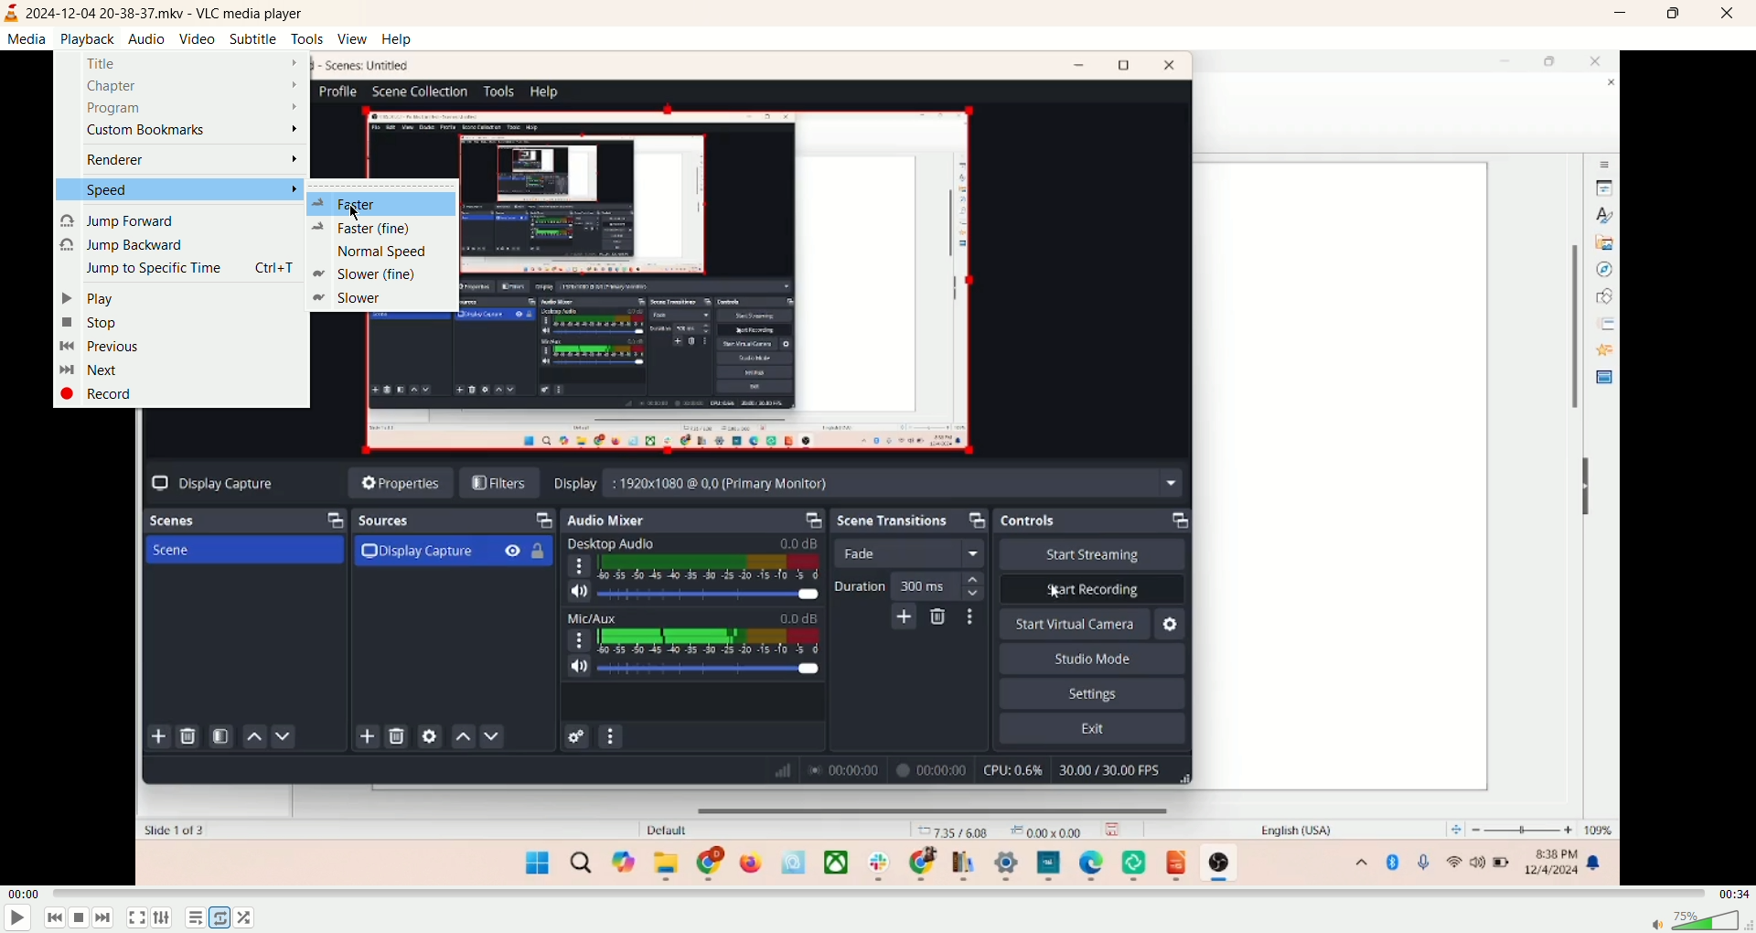  Describe the element at coordinates (385, 252) in the screenshot. I see `normal speed` at that location.